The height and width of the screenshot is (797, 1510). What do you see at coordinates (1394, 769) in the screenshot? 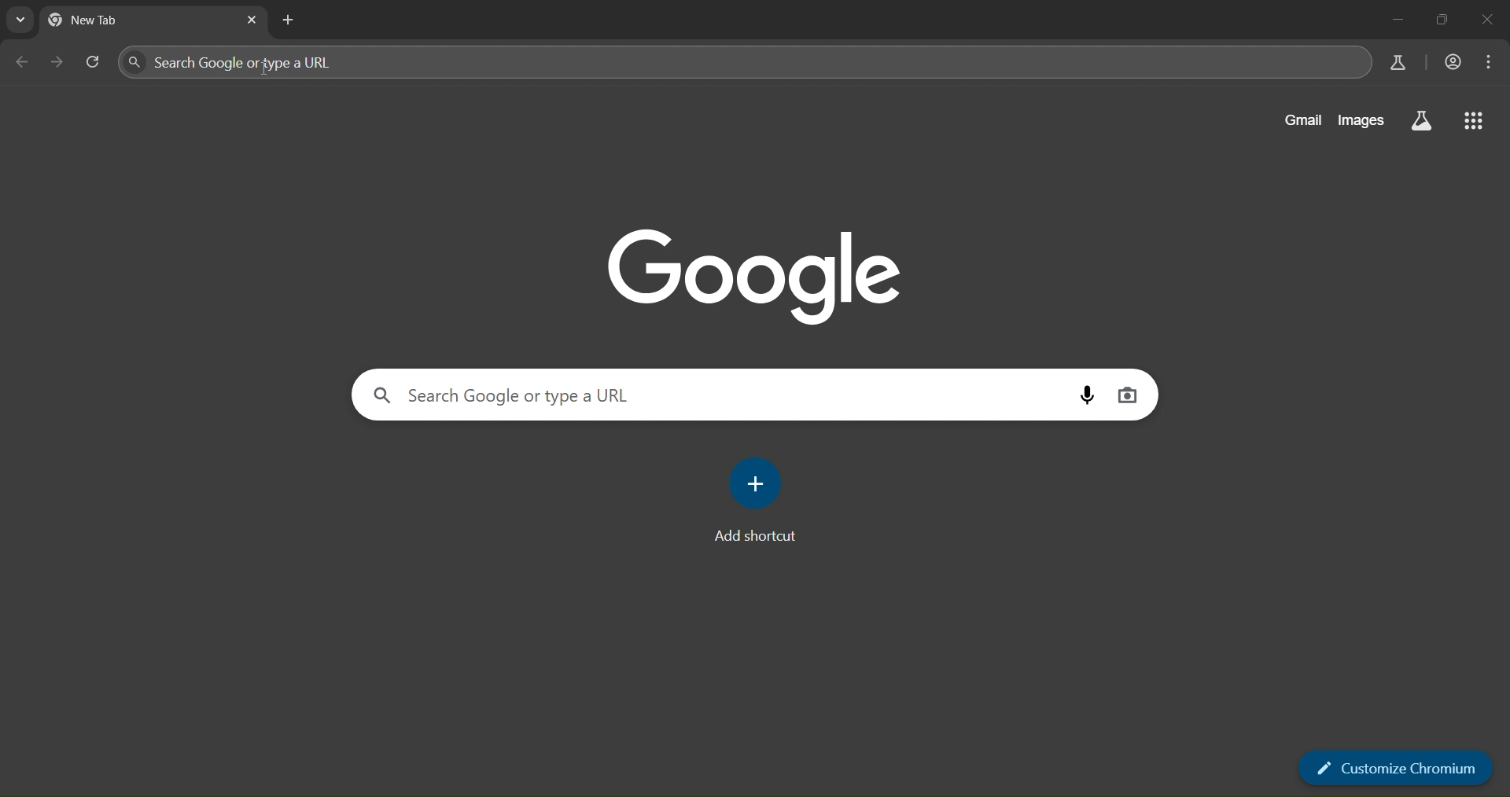
I see `customize chromium` at bounding box center [1394, 769].